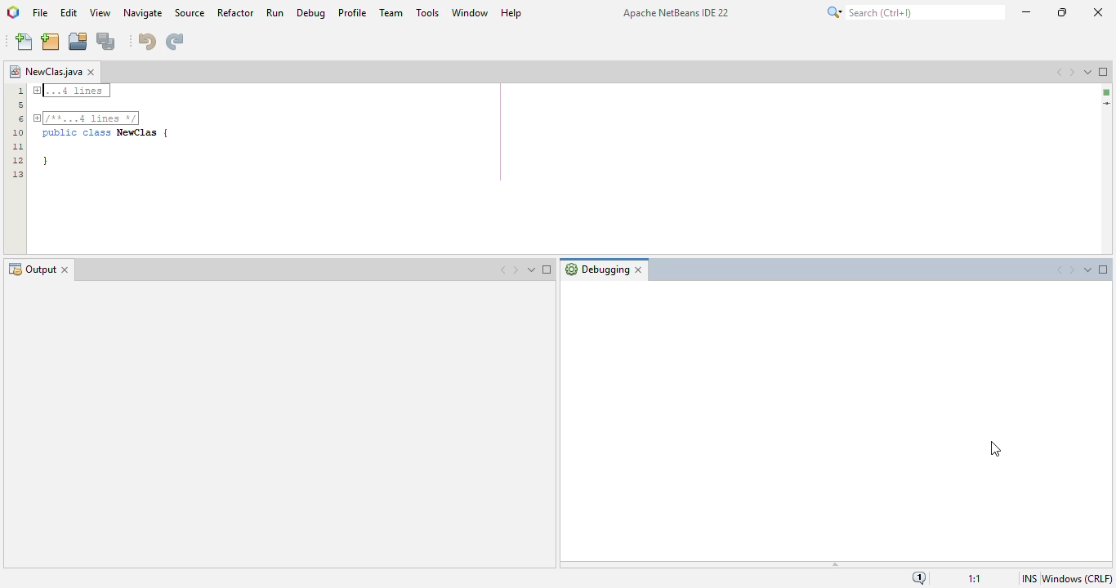 This screenshot has width=1116, height=588. I want to click on Cursor, so click(999, 439).